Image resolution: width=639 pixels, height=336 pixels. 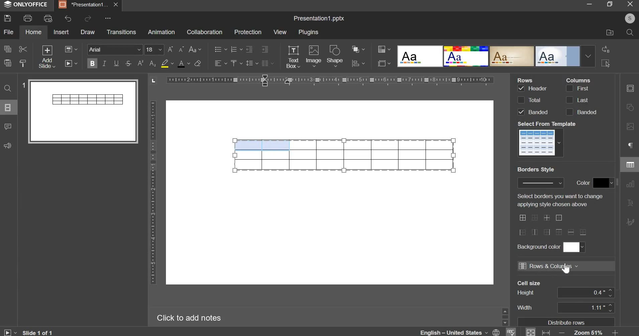 I want to click on view, so click(x=280, y=32).